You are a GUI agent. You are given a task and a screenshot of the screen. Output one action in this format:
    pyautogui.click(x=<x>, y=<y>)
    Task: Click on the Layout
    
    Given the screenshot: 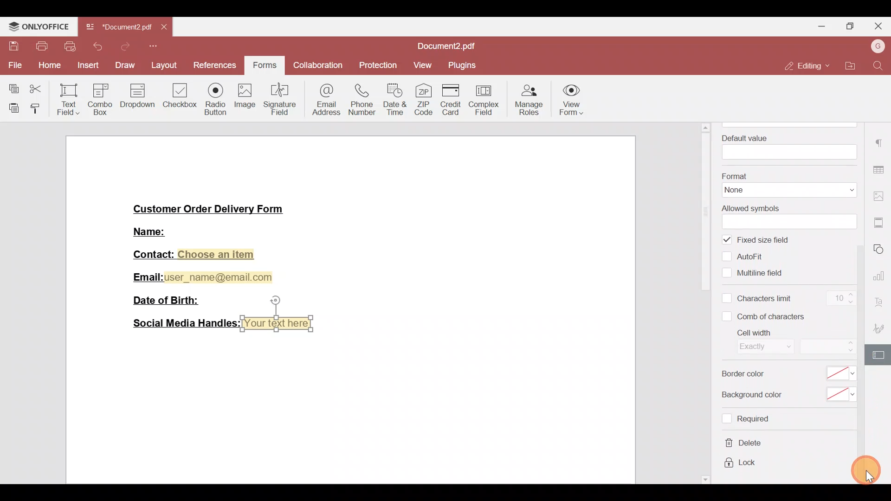 What is the action you would take?
    pyautogui.click(x=163, y=64)
    